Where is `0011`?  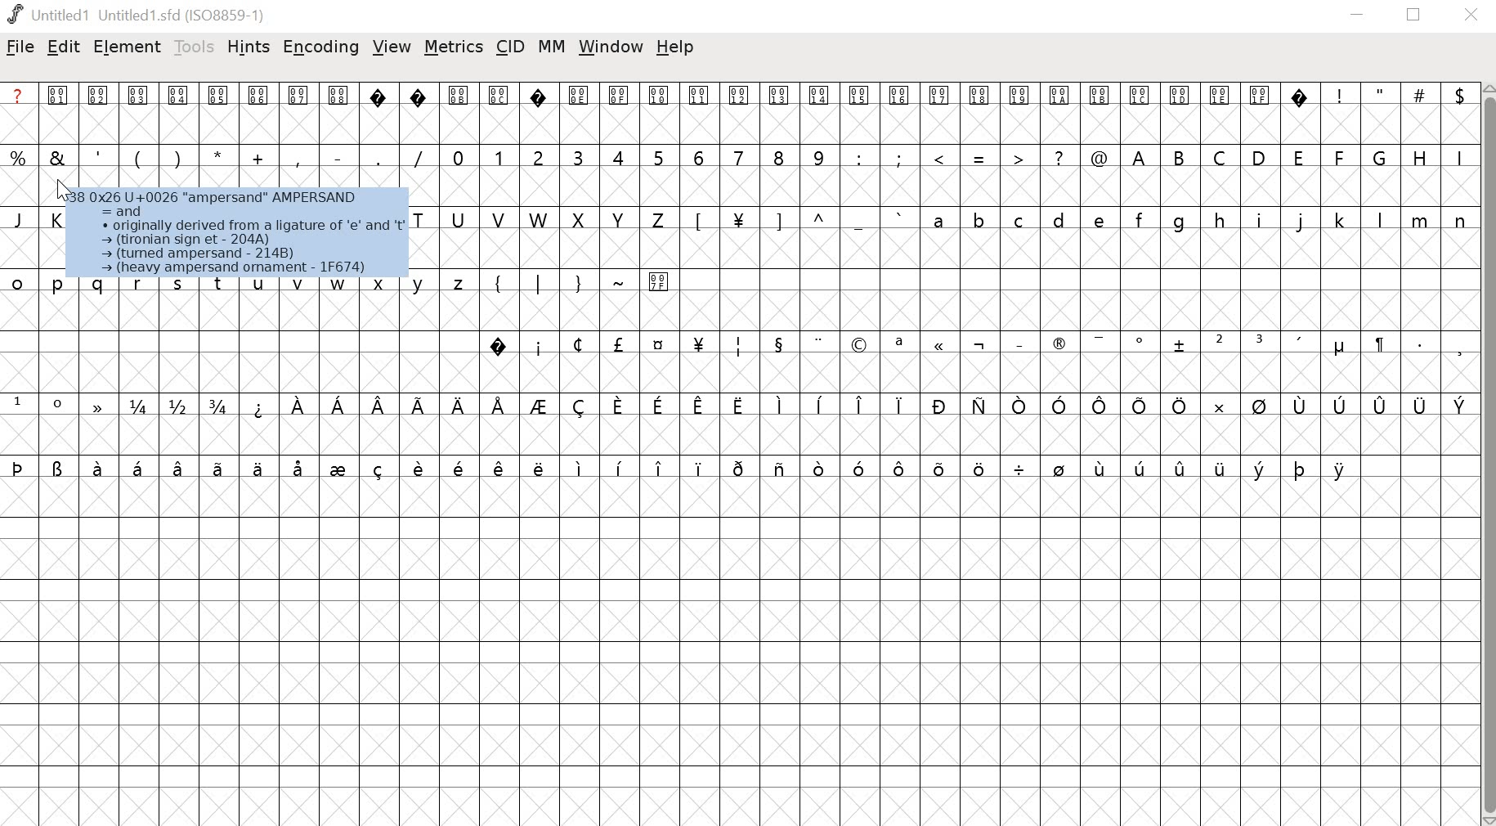
0011 is located at coordinates (703, 113).